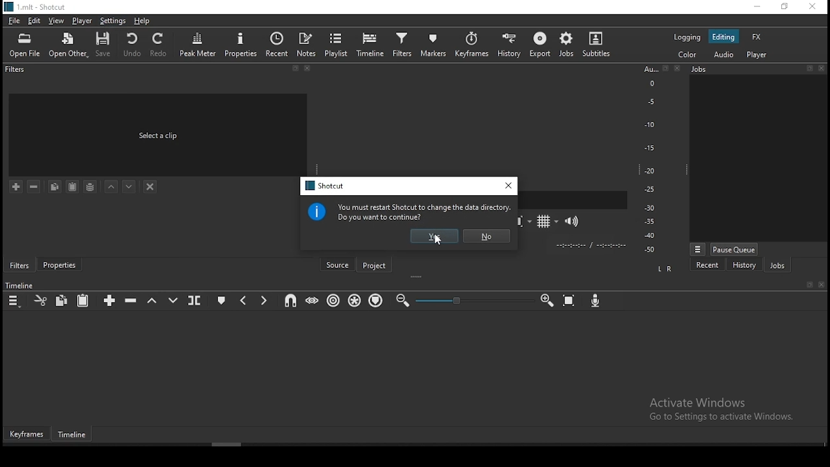 This screenshot has width=830, height=467. What do you see at coordinates (172, 299) in the screenshot?
I see `overwrite` at bounding box center [172, 299].